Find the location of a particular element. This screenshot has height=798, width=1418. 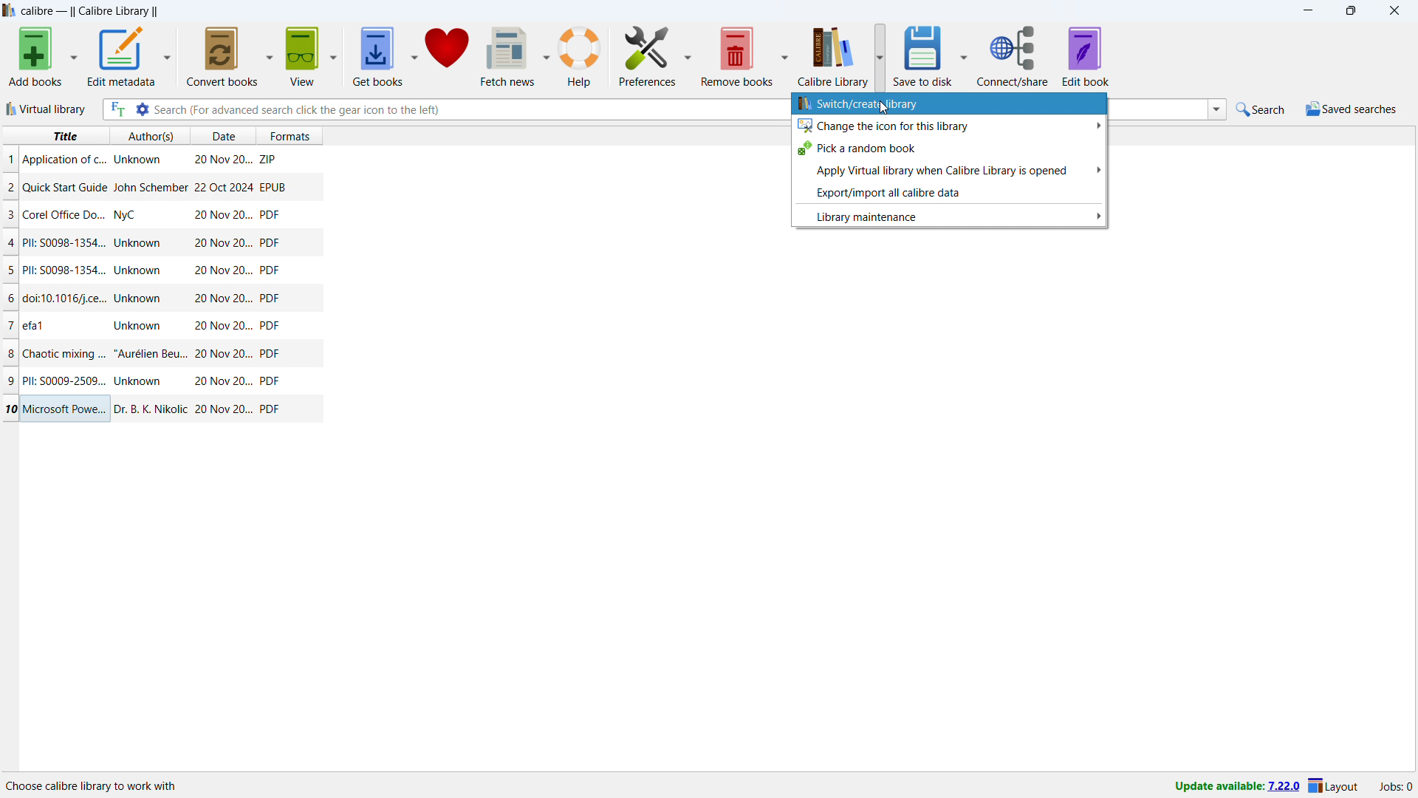

maximize is located at coordinates (1351, 11).